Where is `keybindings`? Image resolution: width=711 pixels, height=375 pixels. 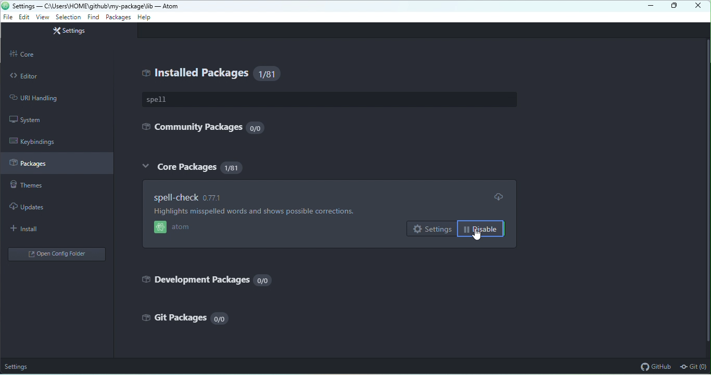 keybindings is located at coordinates (37, 141).